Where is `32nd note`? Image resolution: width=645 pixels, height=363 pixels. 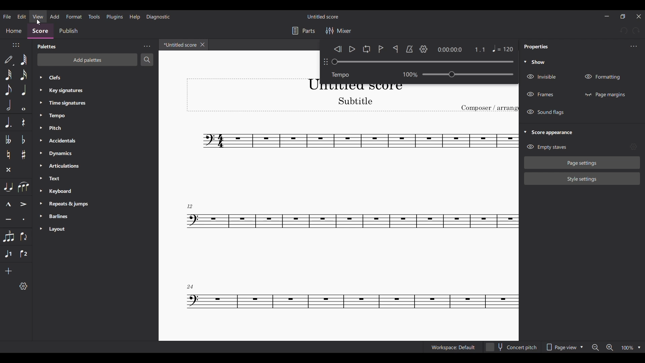 32nd note is located at coordinates (8, 75).